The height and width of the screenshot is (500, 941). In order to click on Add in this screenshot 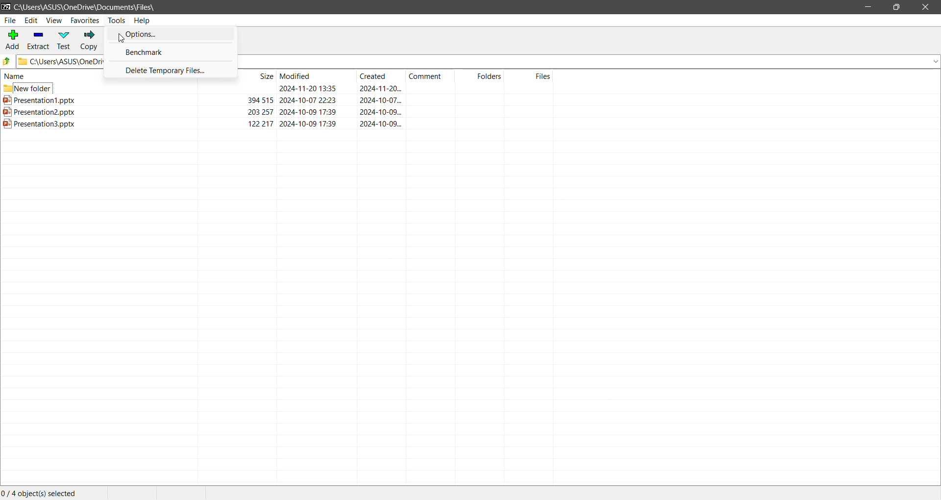, I will do `click(12, 40)`.